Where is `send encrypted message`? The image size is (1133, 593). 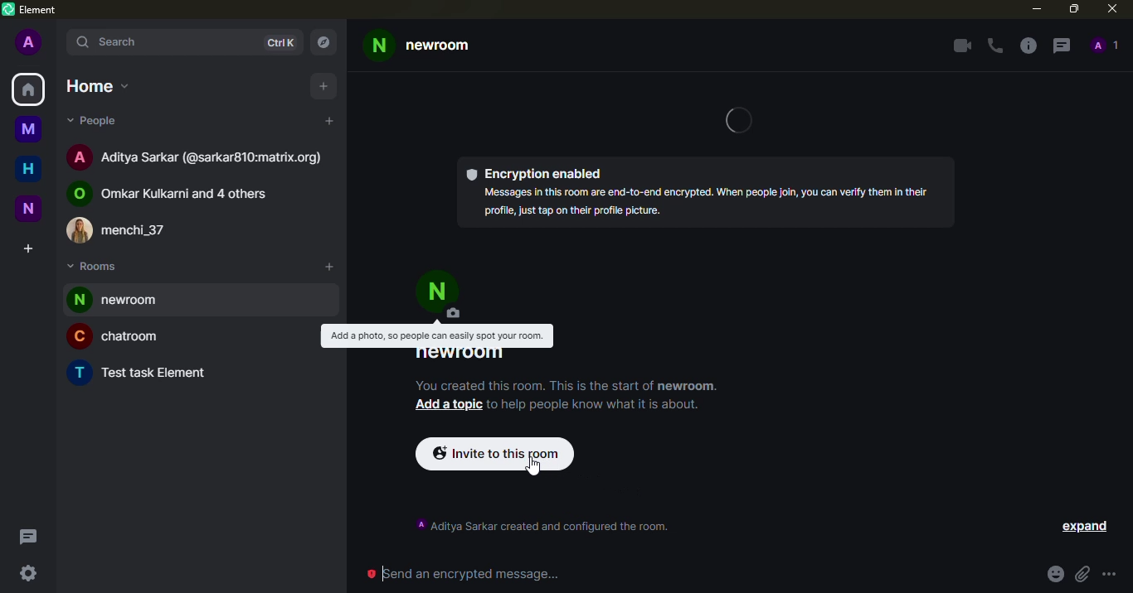
send encrypted message is located at coordinates (464, 575).